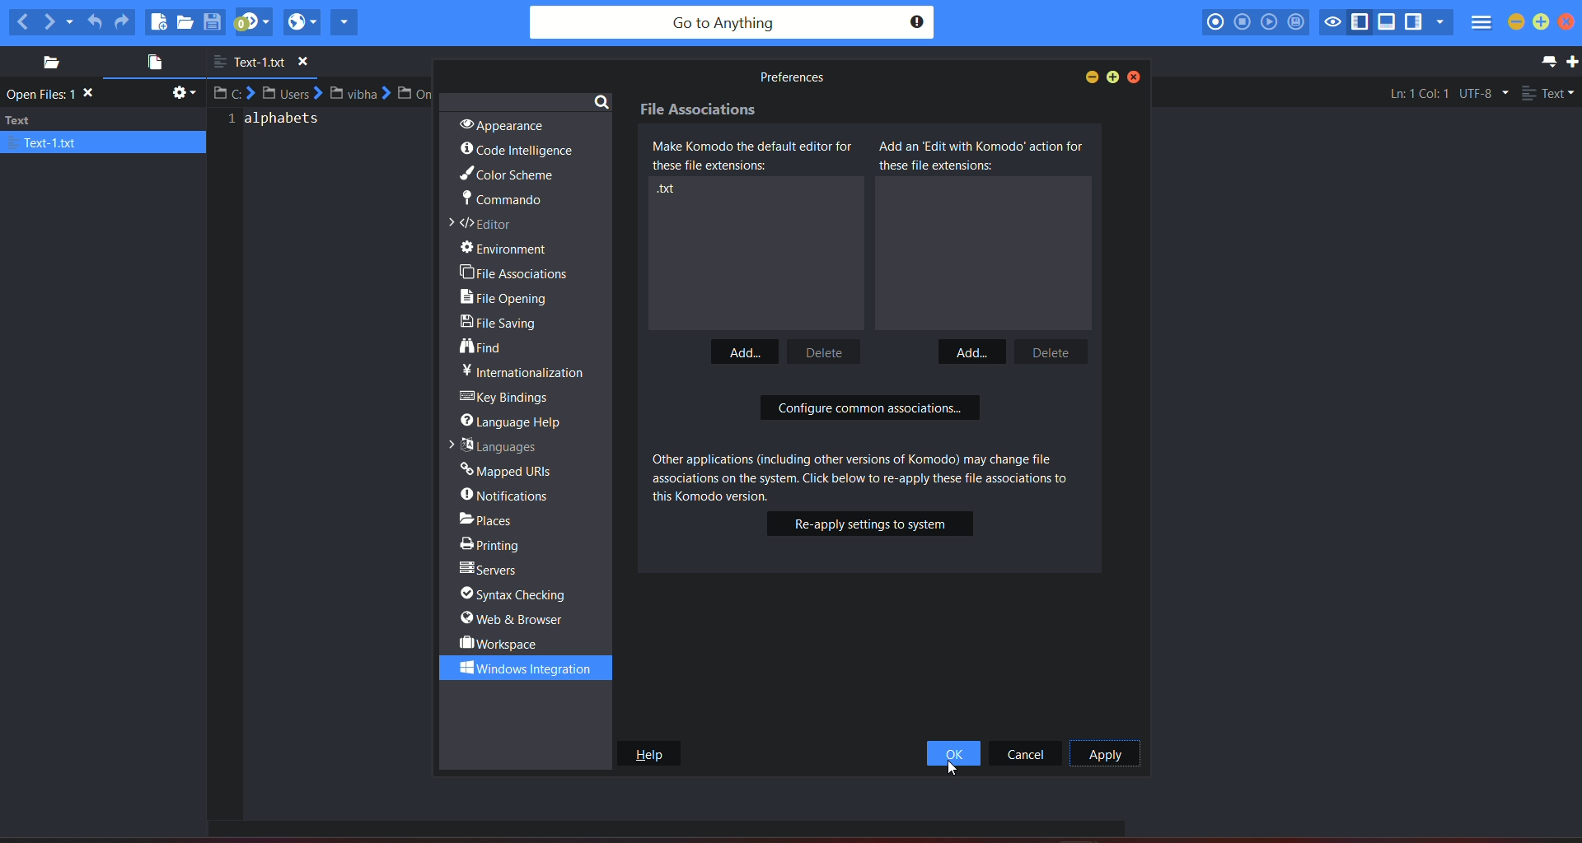  I want to click on previous, so click(21, 21).